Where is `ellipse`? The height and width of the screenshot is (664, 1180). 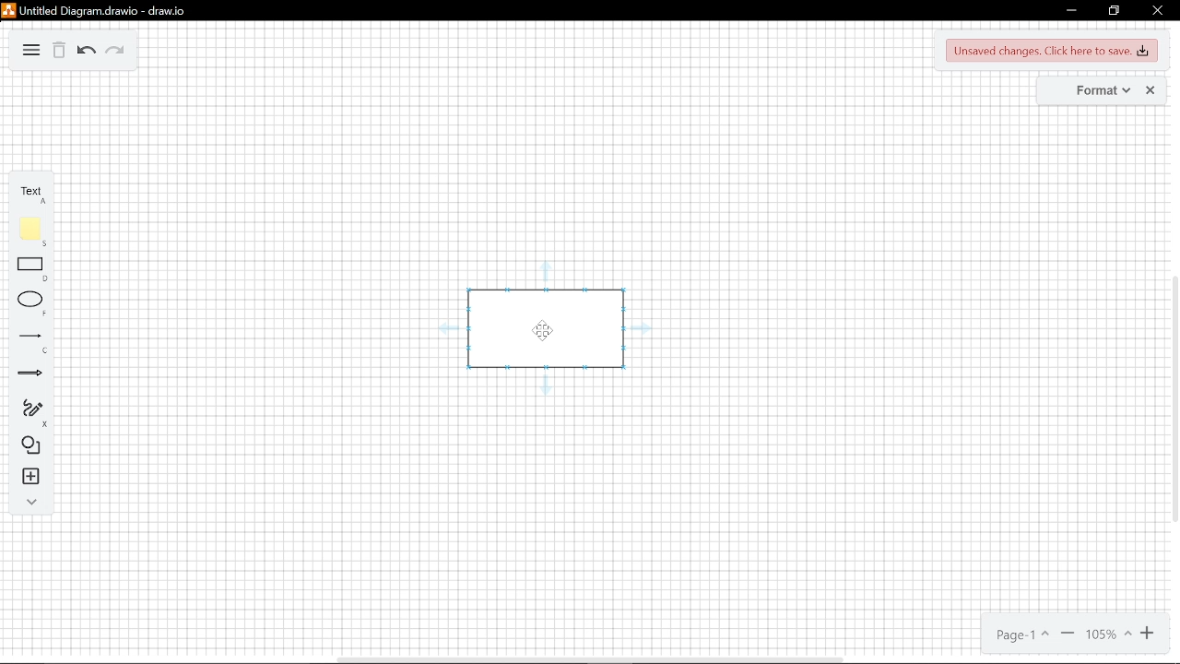 ellipse is located at coordinates (34, 304).